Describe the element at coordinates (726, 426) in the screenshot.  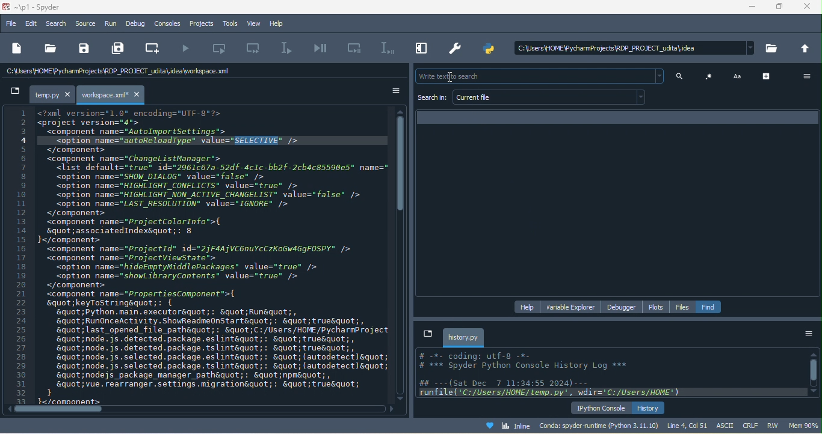
I see `ascii` at that location.